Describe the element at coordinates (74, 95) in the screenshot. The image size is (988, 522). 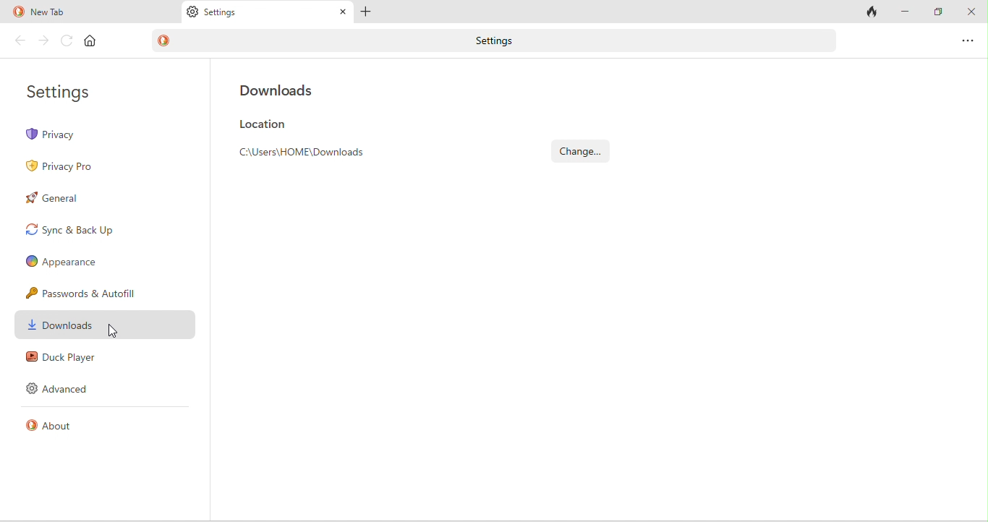
I see `settings` at that location.